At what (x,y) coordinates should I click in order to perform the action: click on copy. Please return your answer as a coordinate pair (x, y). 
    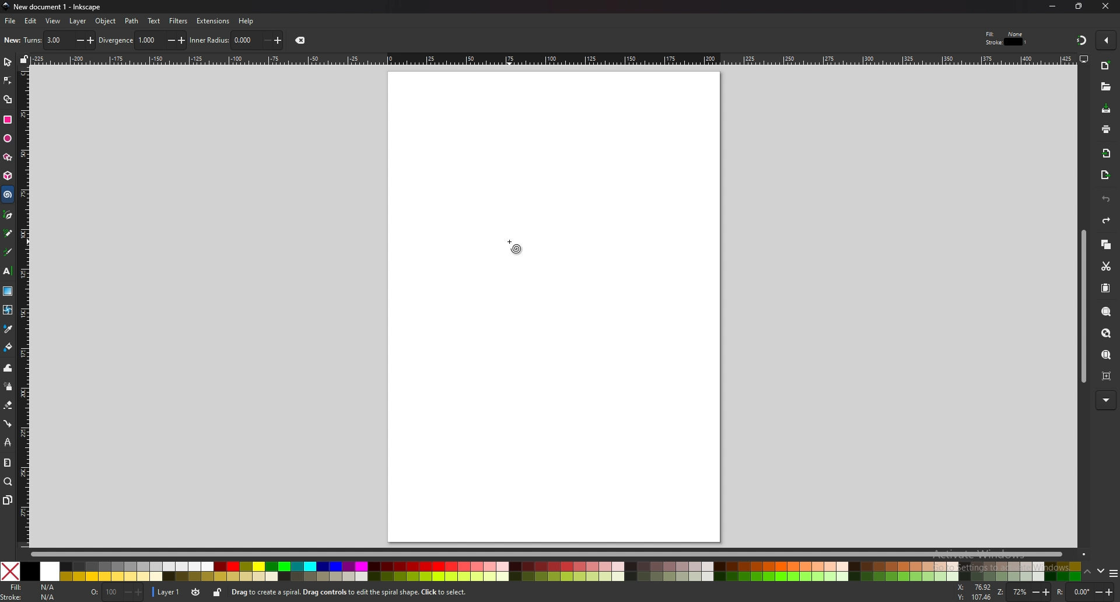
    Looking at the image, I should click on (1106, 244).